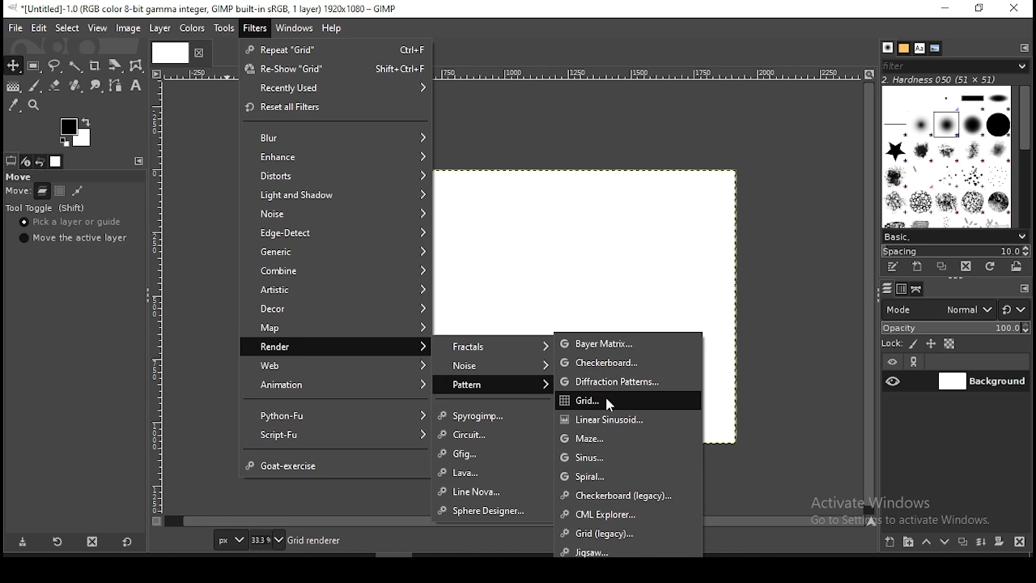 Image resolution: width=1036 pixels, height=583 pixels. I want to click on fractals, so click(494, 345).